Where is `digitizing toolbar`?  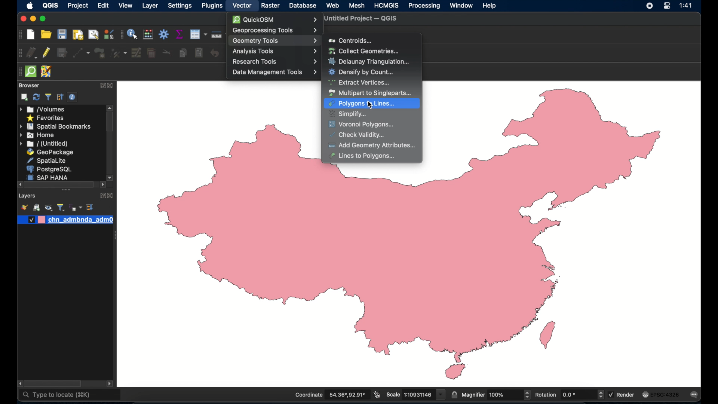 digitizing toolbar is located at coordinates (20, 53).